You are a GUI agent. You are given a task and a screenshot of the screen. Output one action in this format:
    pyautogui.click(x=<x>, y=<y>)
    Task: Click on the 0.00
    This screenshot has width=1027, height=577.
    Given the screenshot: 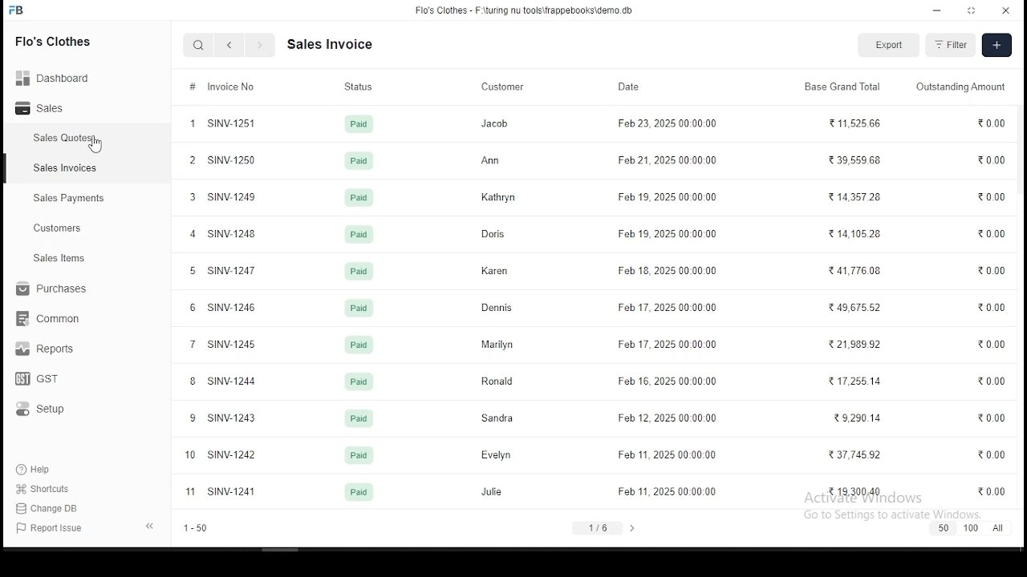 What is the action you would take?
    pyautogui.click(x=989, y=195)
    